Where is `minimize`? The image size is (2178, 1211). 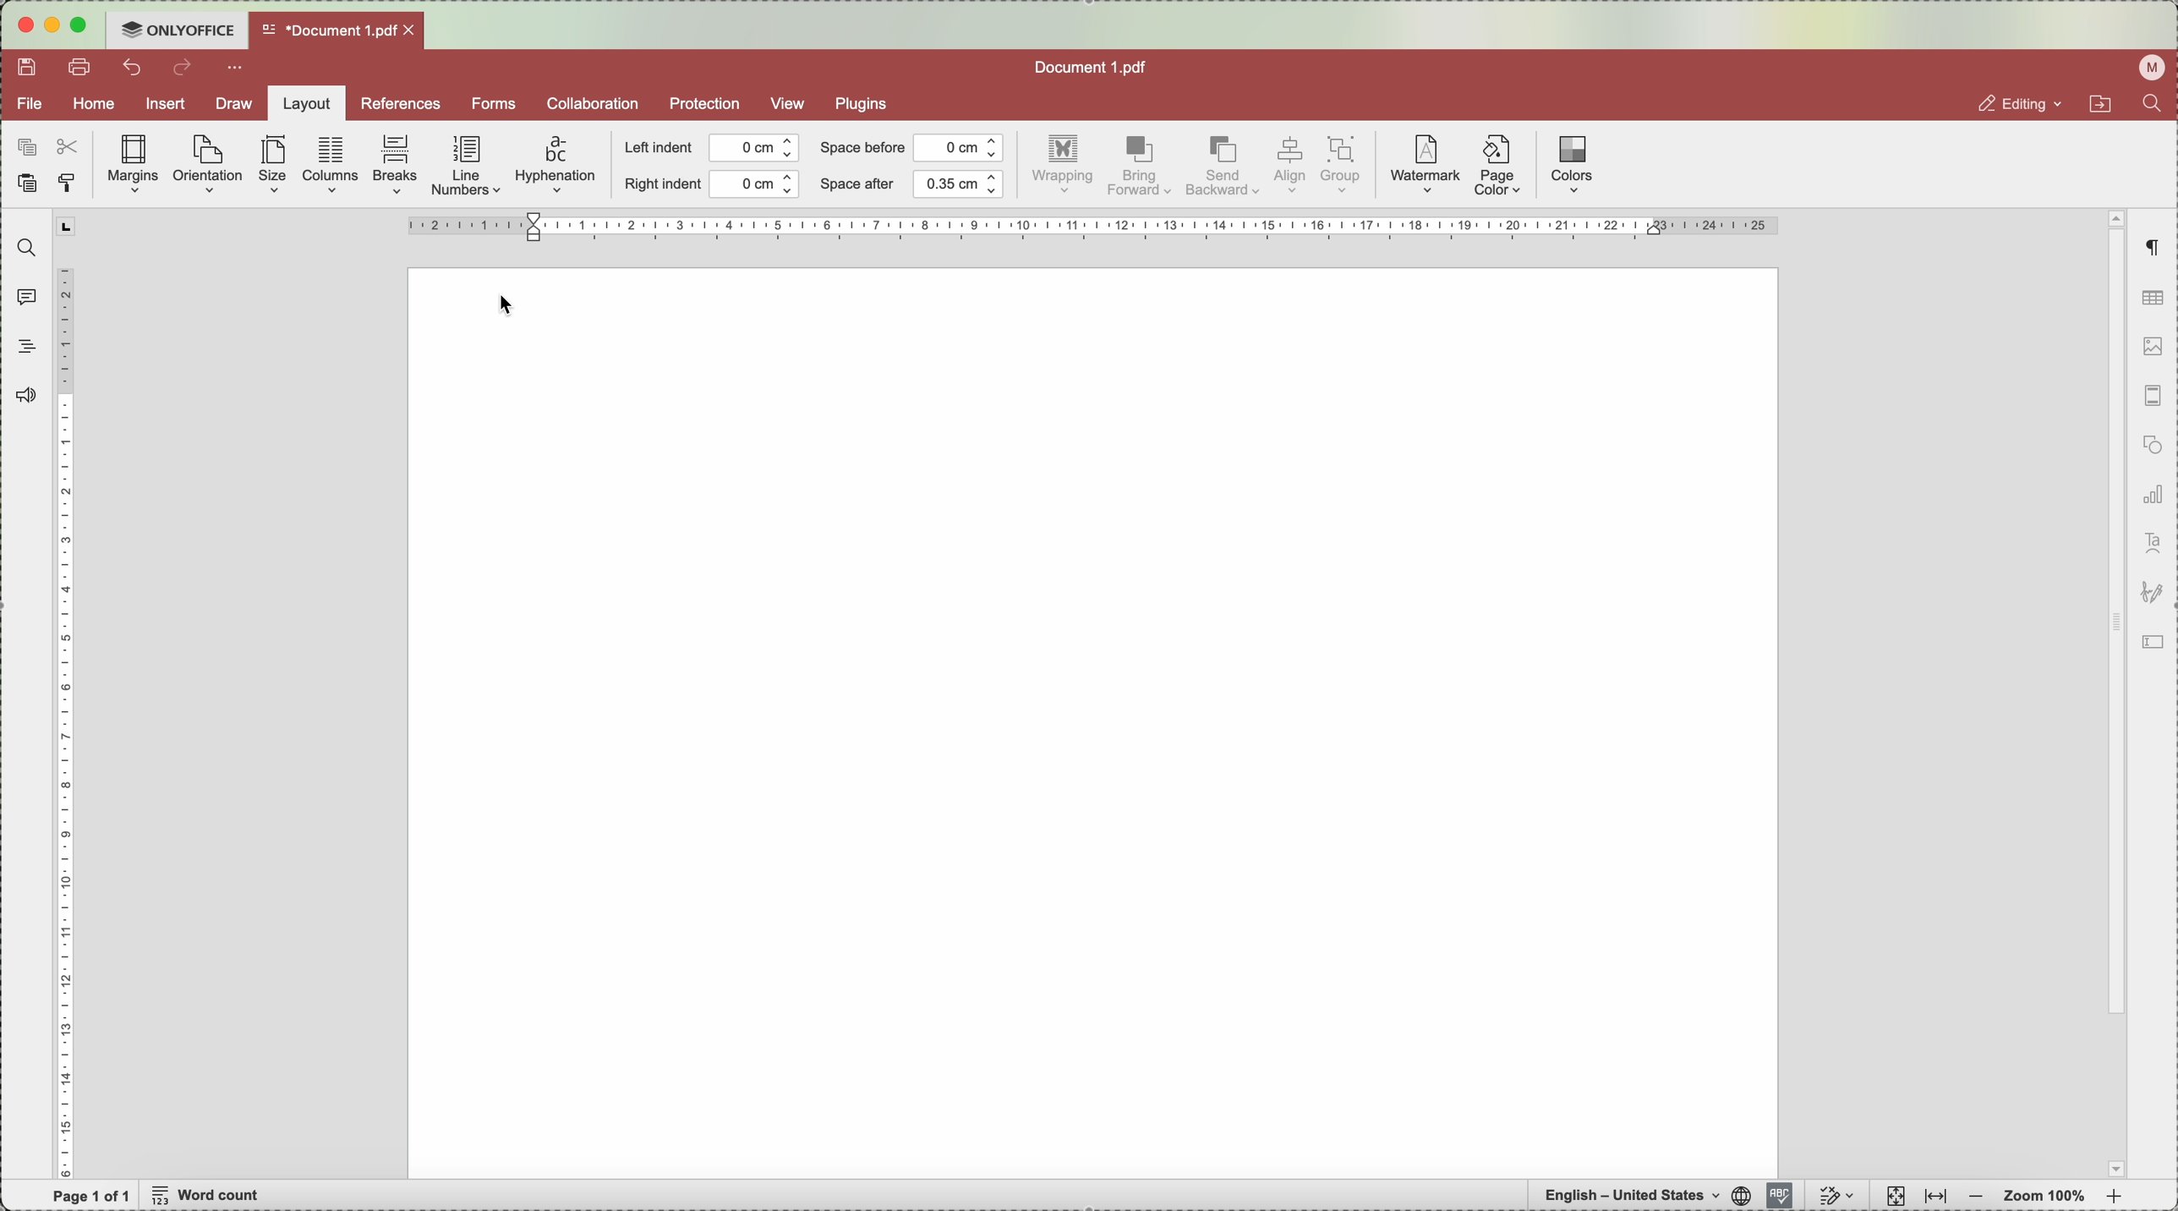
minimize is located at coordinates (53, 26).